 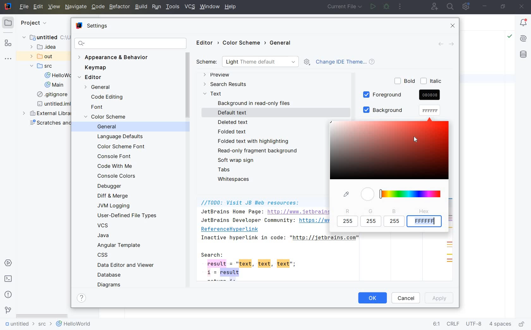 I want to click on FOREGROUND, so click(x=402, y=95).